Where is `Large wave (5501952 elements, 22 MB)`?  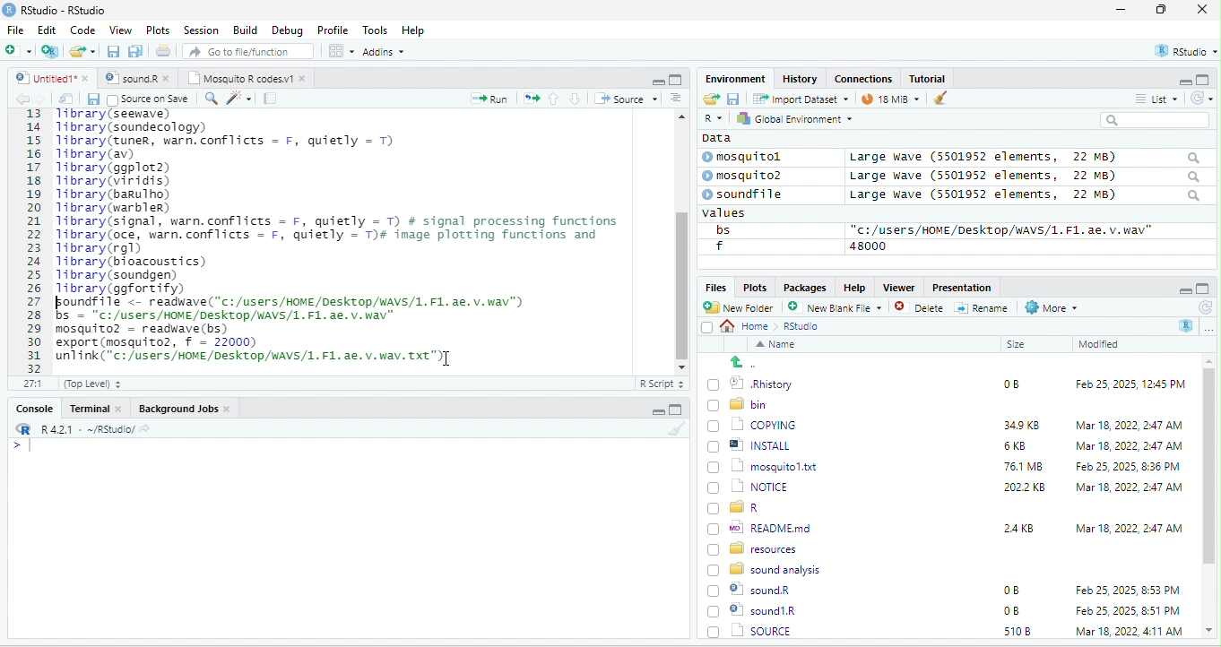 Large wave (5501952 elements, 22 MB) is located at coordinates (1024, 157).